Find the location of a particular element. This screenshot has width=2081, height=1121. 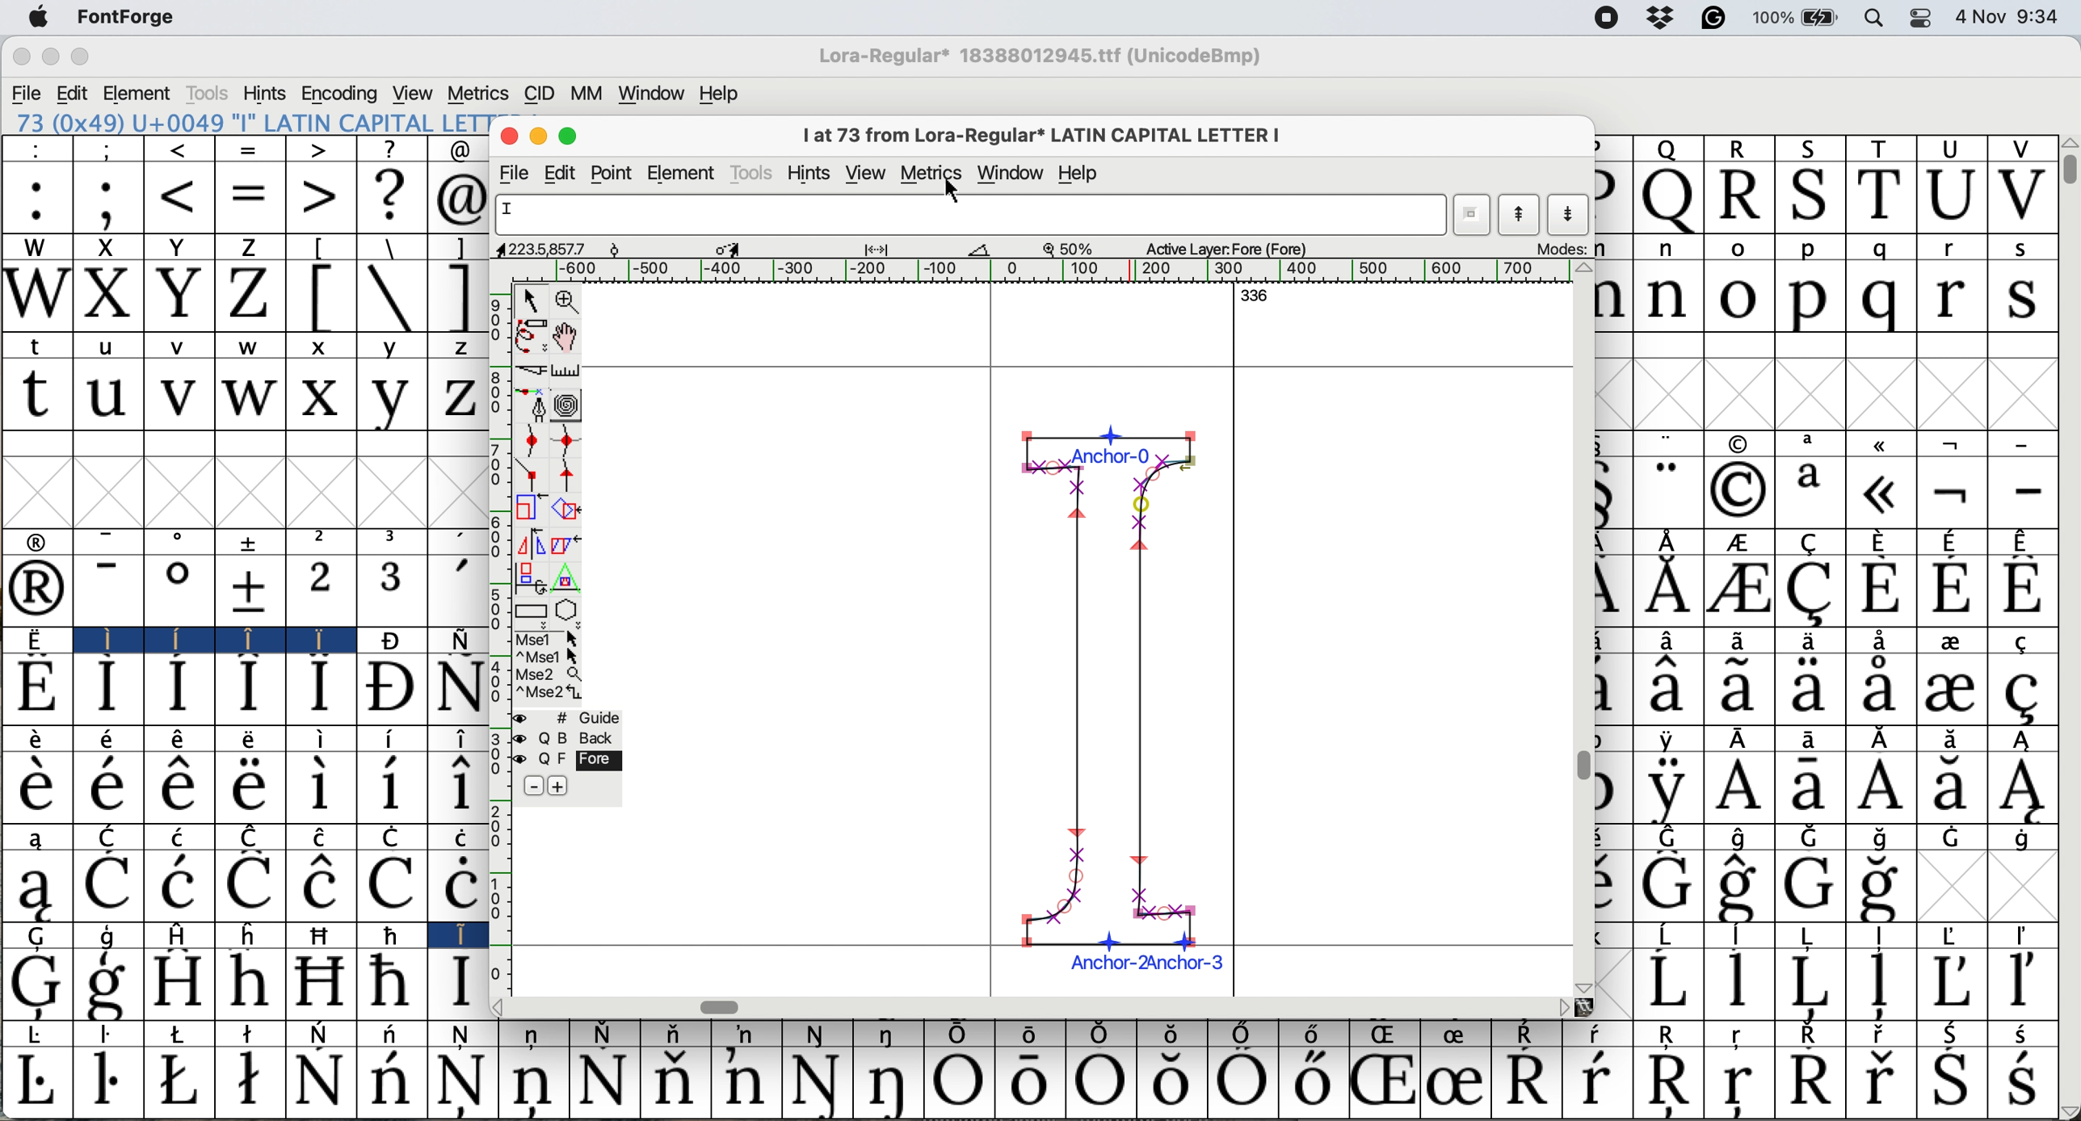

Symbol is located at coordinates (397, 836).